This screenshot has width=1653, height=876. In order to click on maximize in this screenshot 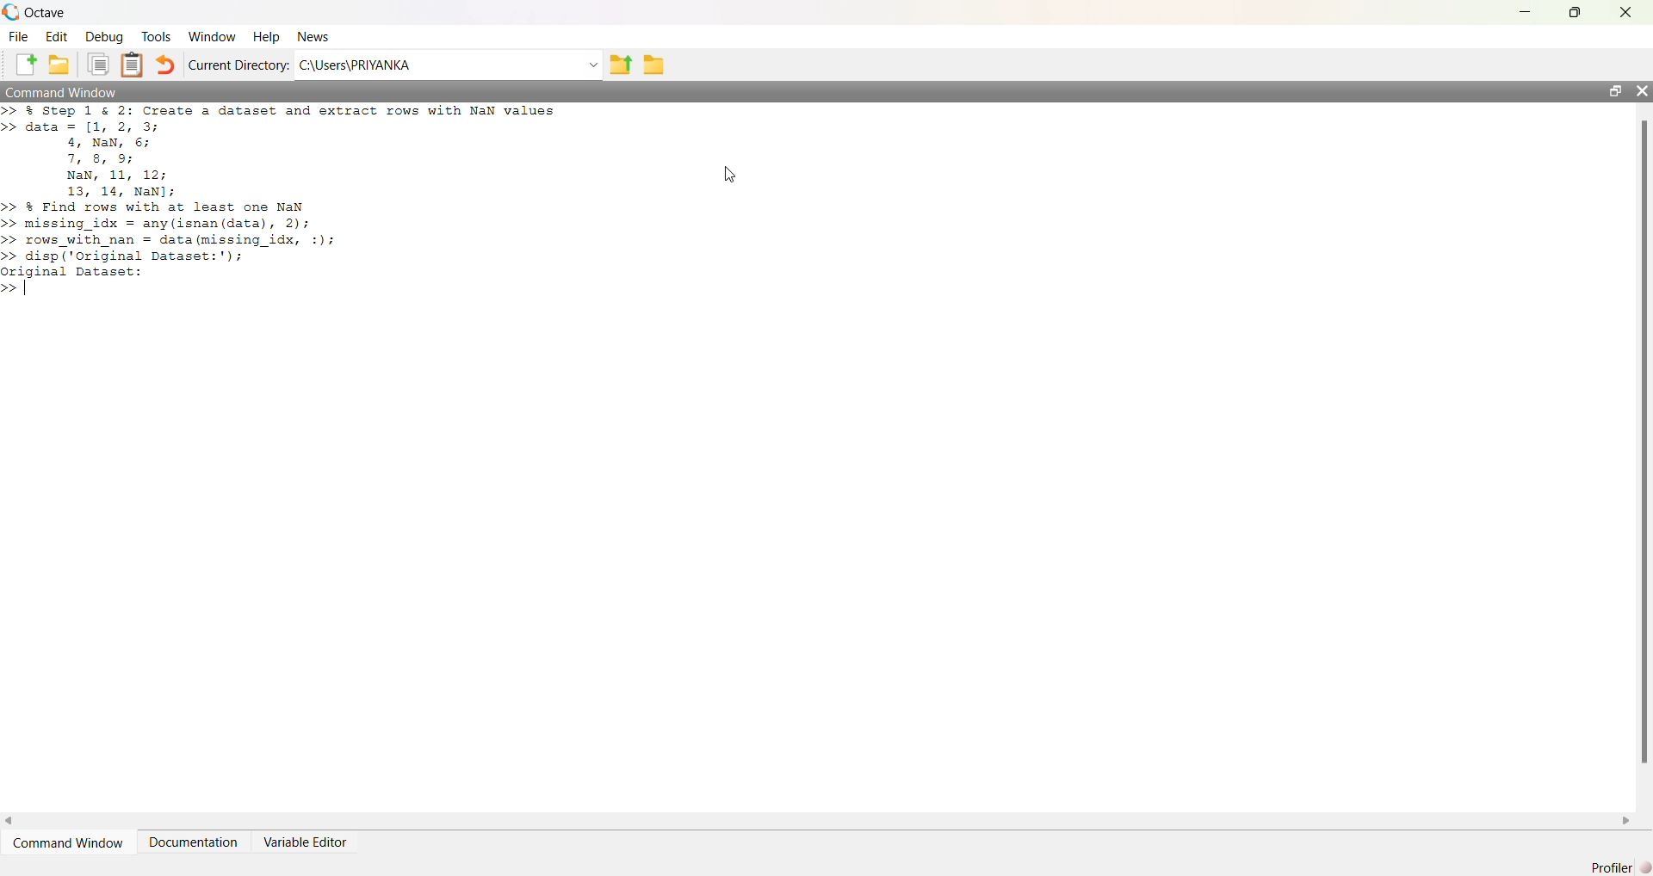, I will do `click(1614, 90)`.